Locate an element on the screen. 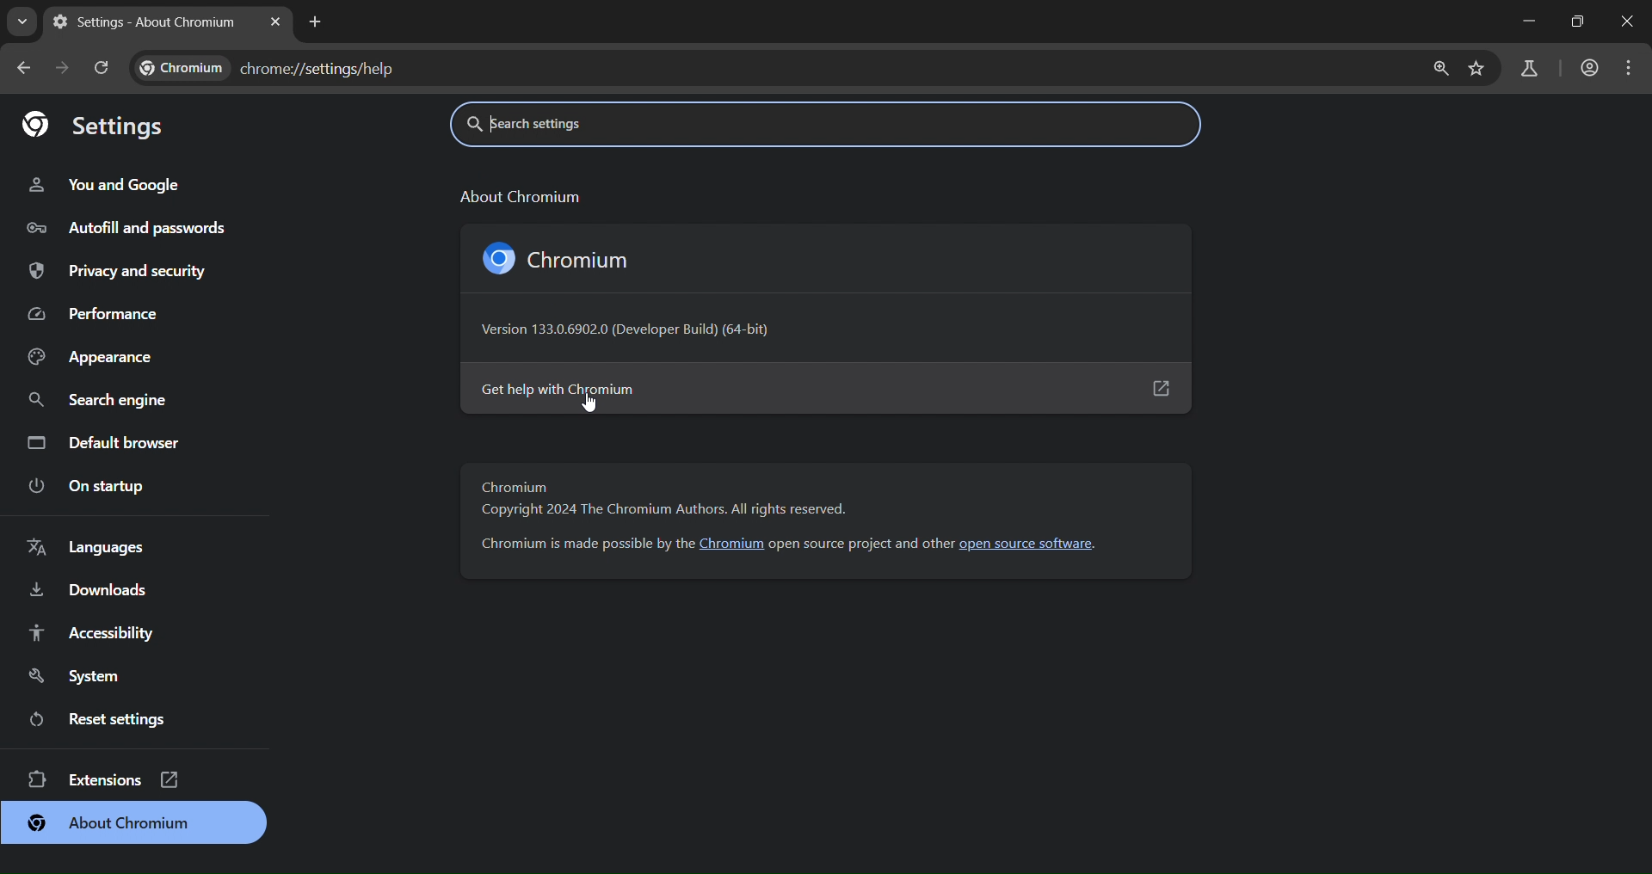 The image size is (1652, 874). autofill and passwords is located at coordinates (127, 226).